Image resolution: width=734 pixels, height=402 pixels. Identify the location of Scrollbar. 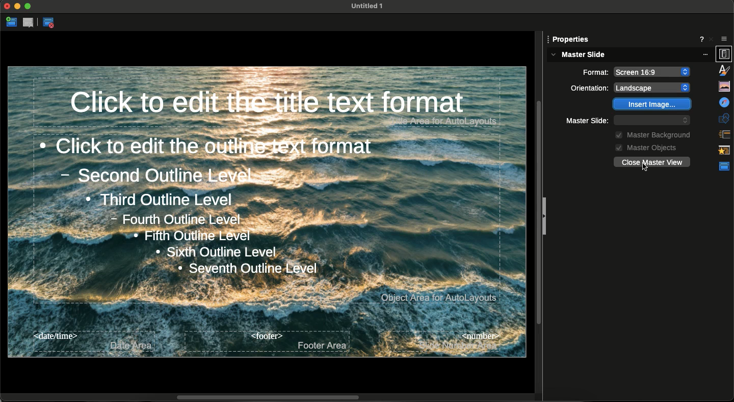
(272, 396).